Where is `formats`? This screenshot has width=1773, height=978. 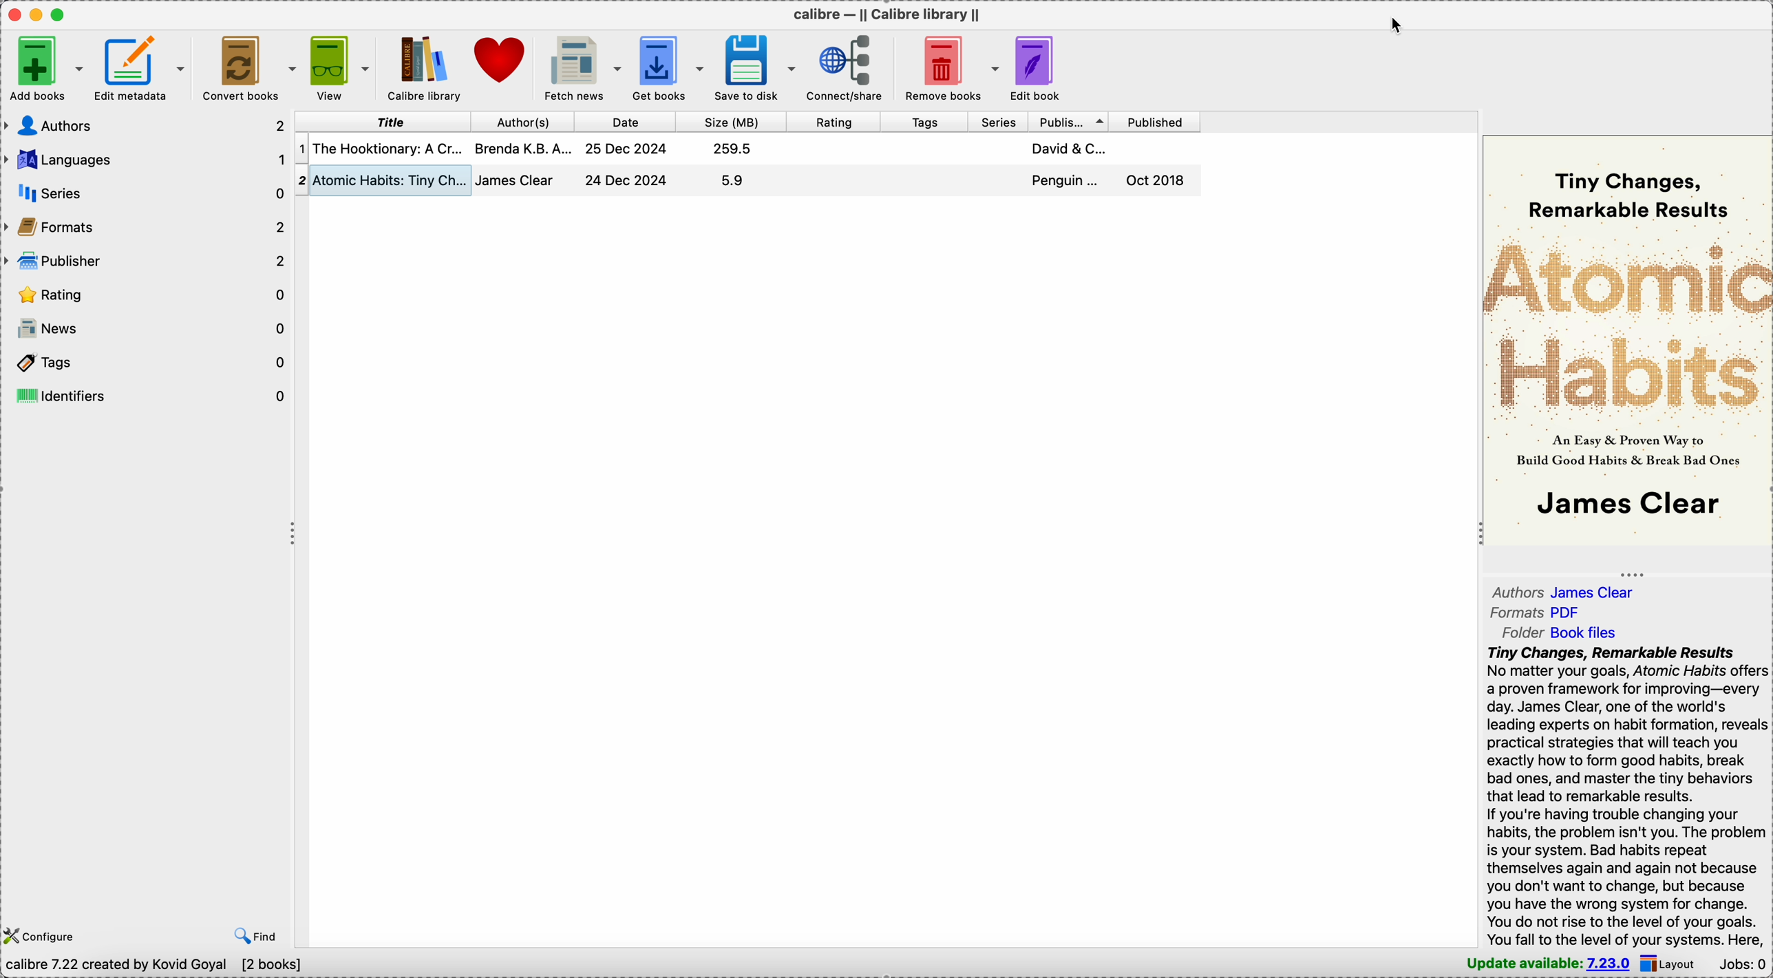
formats is located at coordinates (147, 224).